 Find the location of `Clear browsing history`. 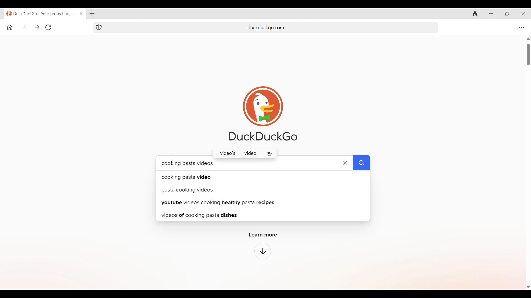

Clear browsing history is located at coordinates (475, 13).